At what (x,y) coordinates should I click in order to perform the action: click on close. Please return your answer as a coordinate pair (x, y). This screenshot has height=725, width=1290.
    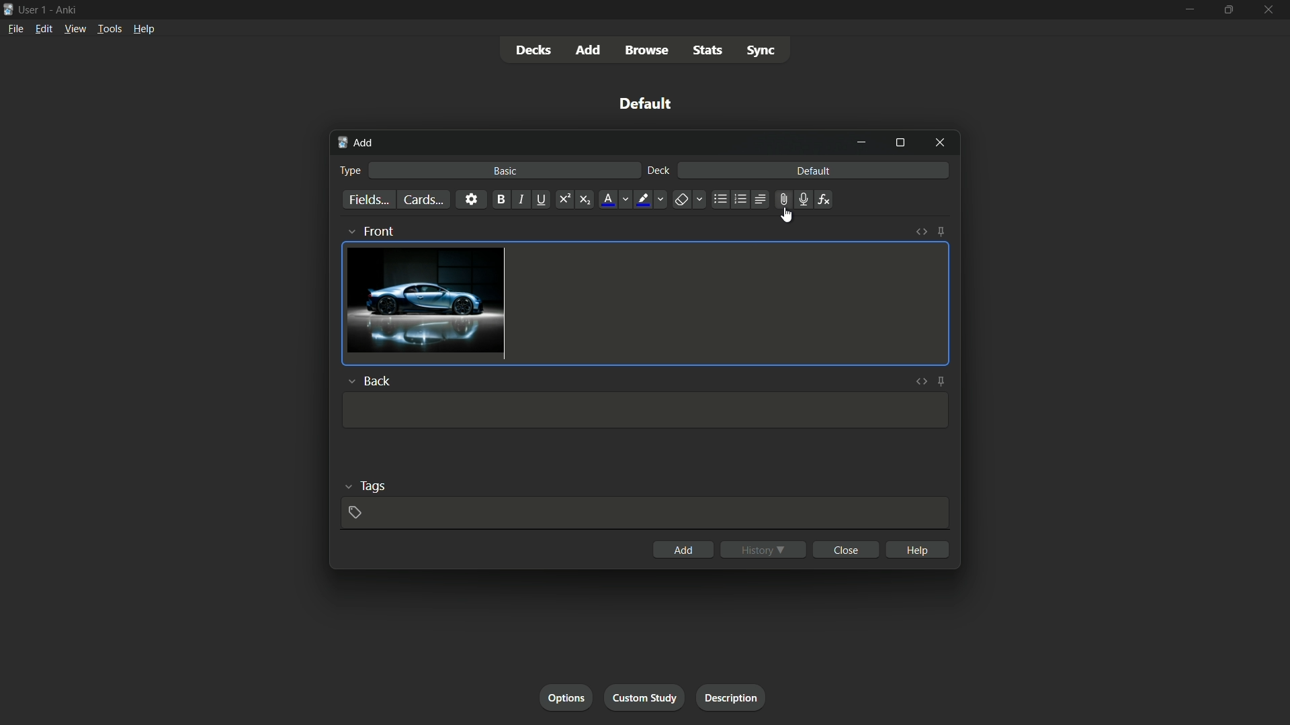
    Looking at the image, I should click on (847, 549).